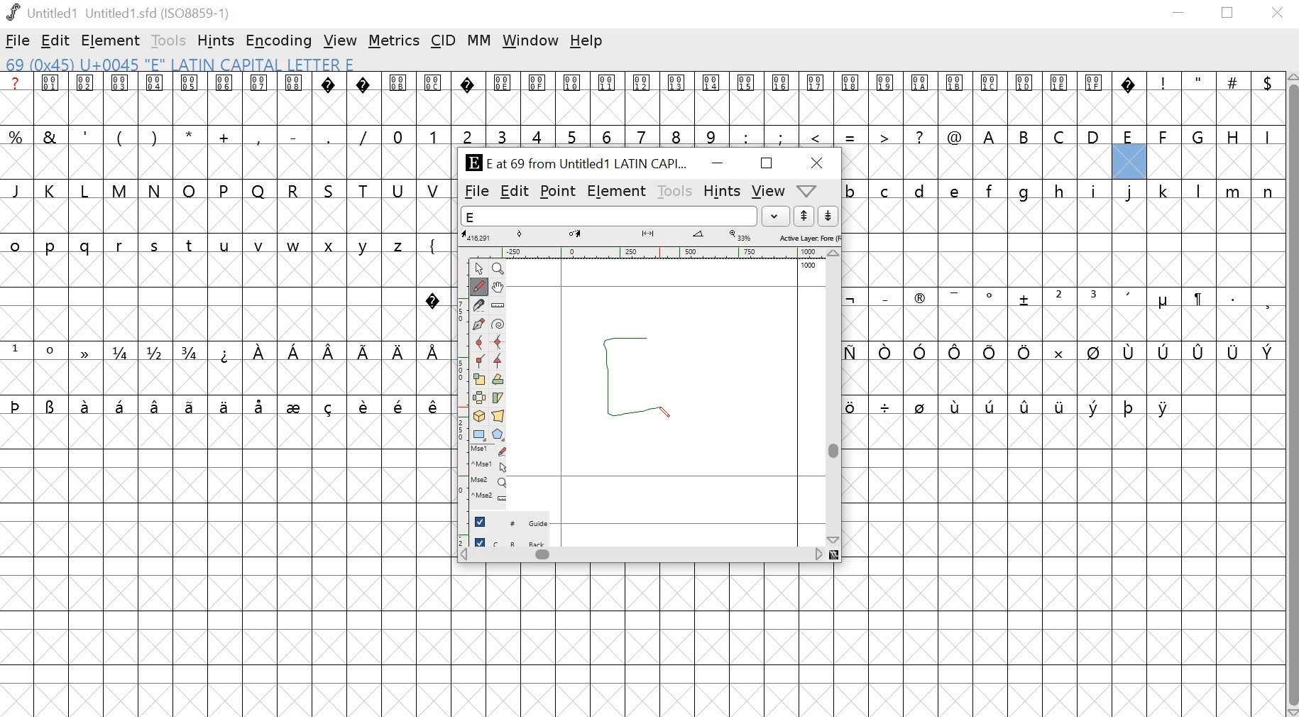  What do you see at coordinates (1064, 406) in the screenshot?
I see `special characters and empty cells` at bounding box center [1064, 406].